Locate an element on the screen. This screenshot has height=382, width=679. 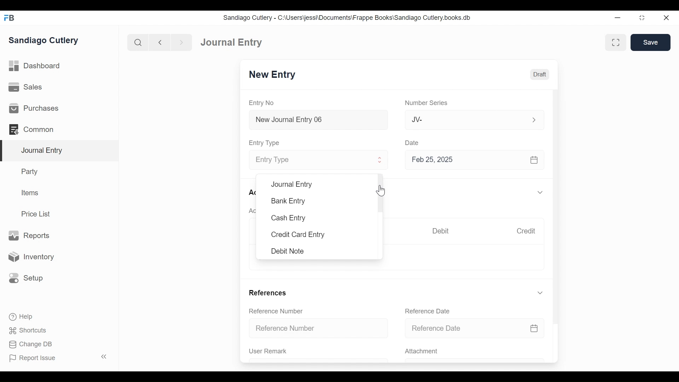
Reference Number is located at coordinates (319, 328).